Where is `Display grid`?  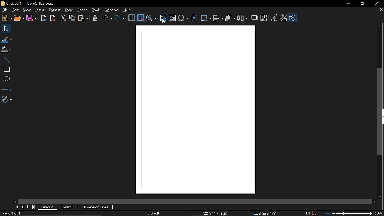
Display grid is located at coordinates (132, 18).